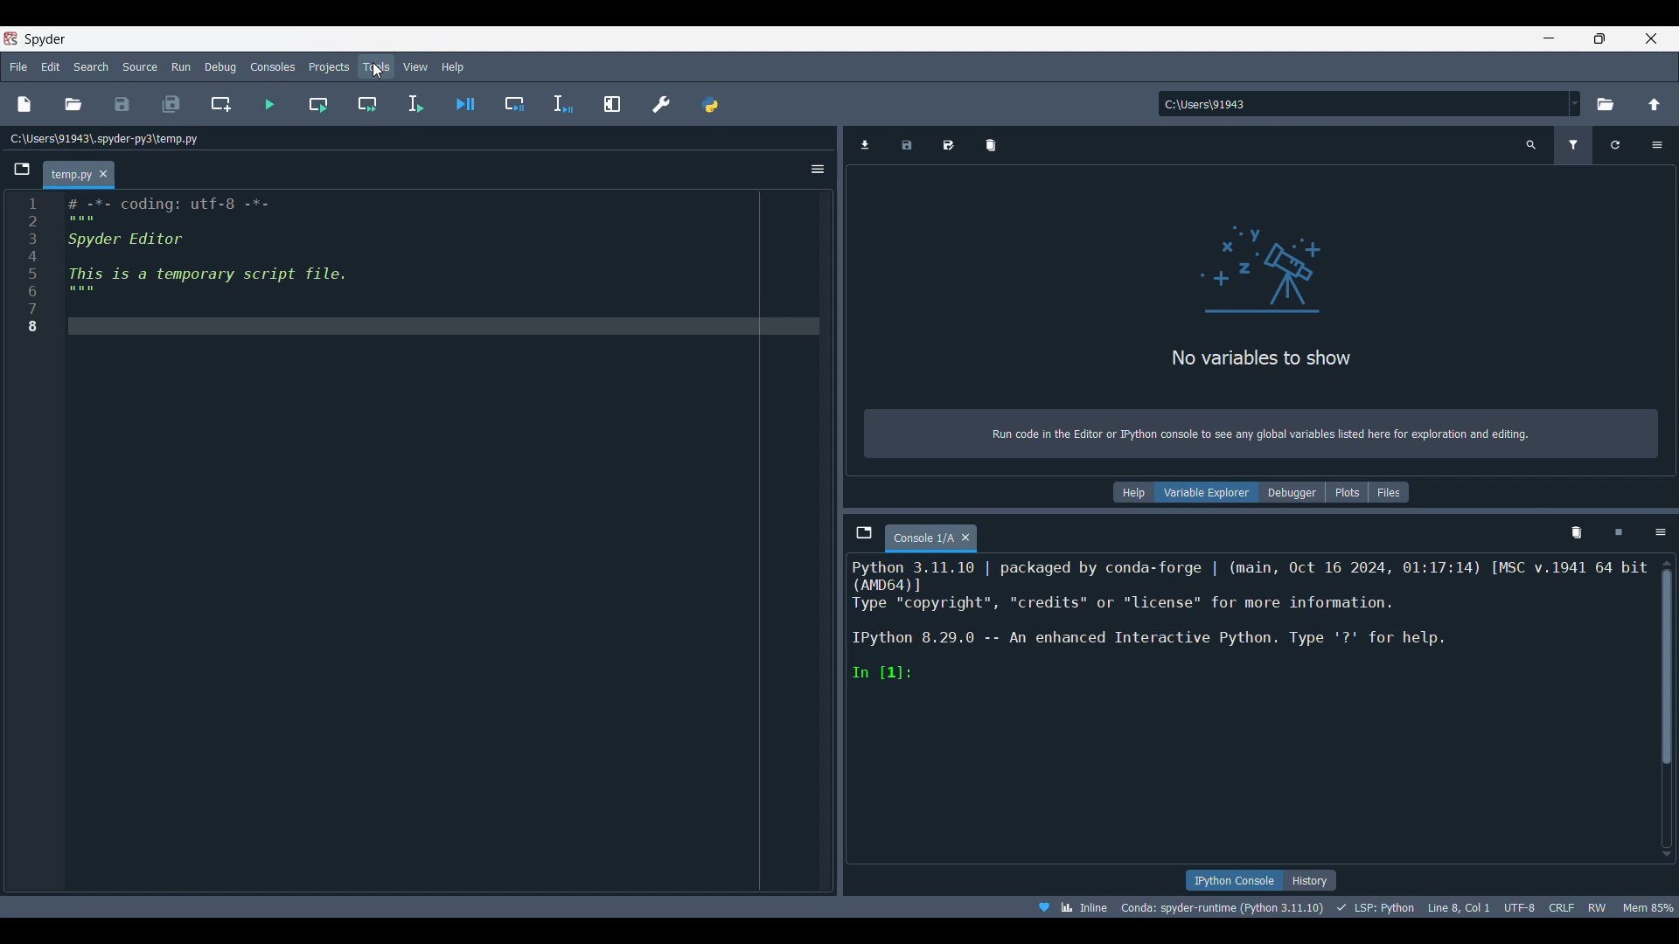 Image resolution: width=1679 pixels, height=944 pixels. I want to click on Current tab highlighted, so click(67, 173).